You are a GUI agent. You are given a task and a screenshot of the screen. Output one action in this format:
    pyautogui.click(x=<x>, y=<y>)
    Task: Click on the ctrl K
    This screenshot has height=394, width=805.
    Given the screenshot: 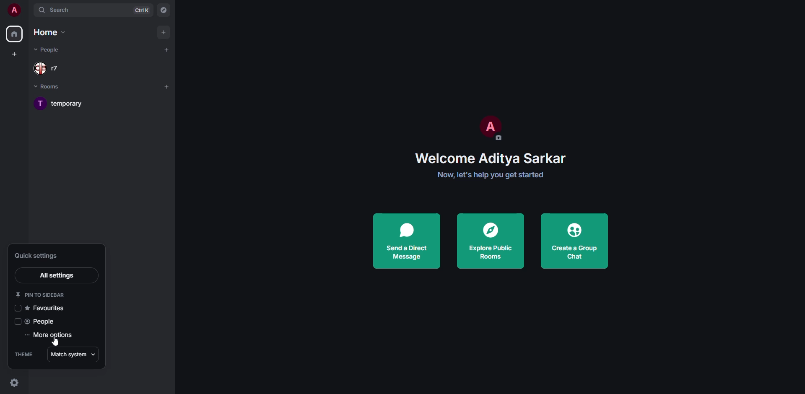 What is the action you would take?
    pyautogui.click(x=142, y=10)
    